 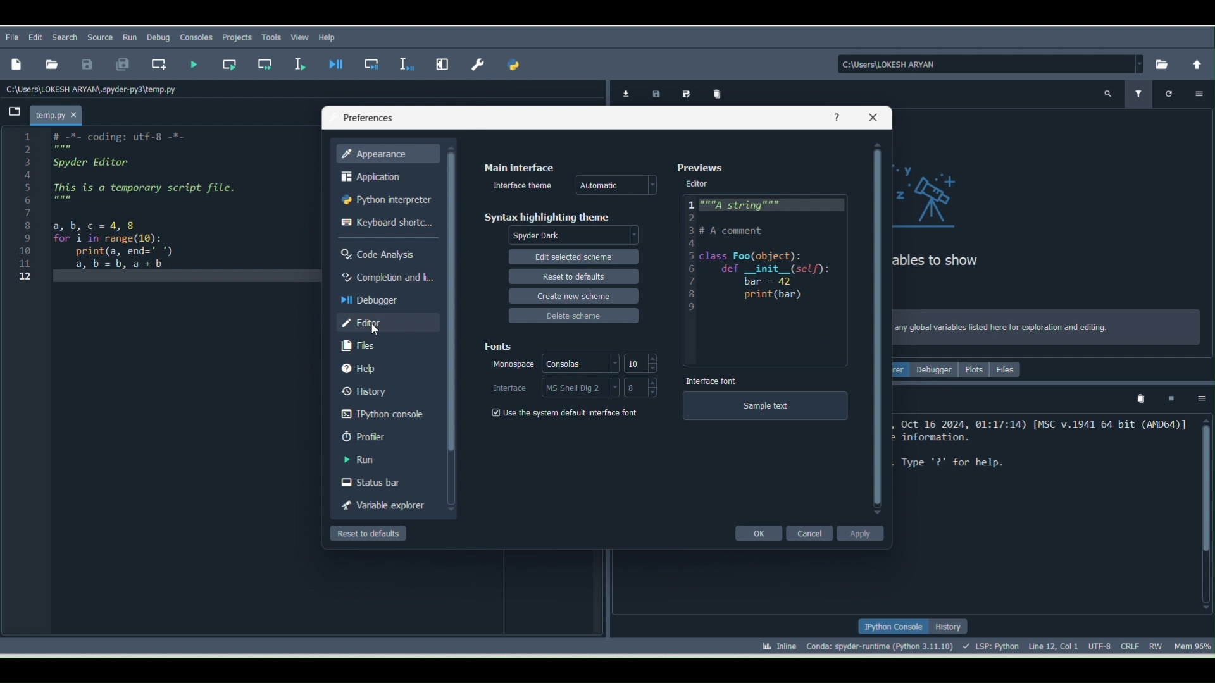 What do you see at coordinates (130, 35) in the screenshot?
I see `Run` at bounding box center [130, 35].